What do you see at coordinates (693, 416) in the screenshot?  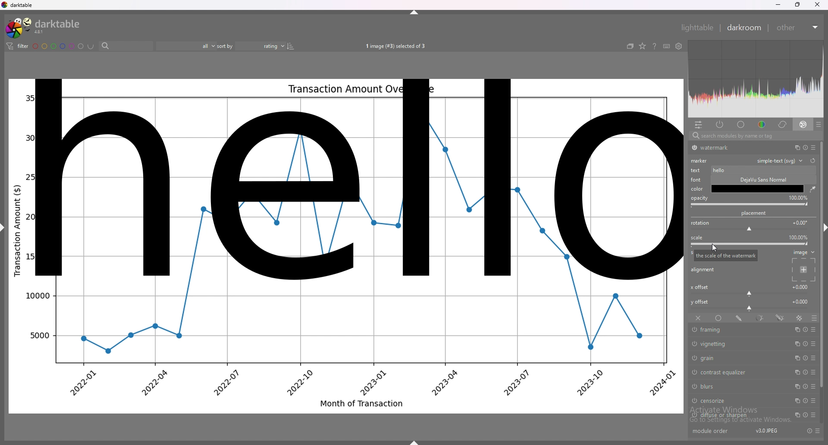 I see `switch off` at bounding box center [693, 416].